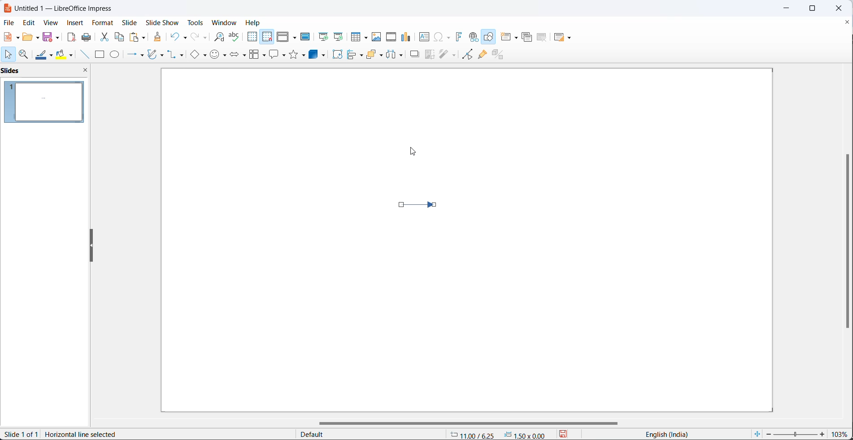  Describe the element at coordinates (10, 55) in the screenshot. I see `cursor` at that location.